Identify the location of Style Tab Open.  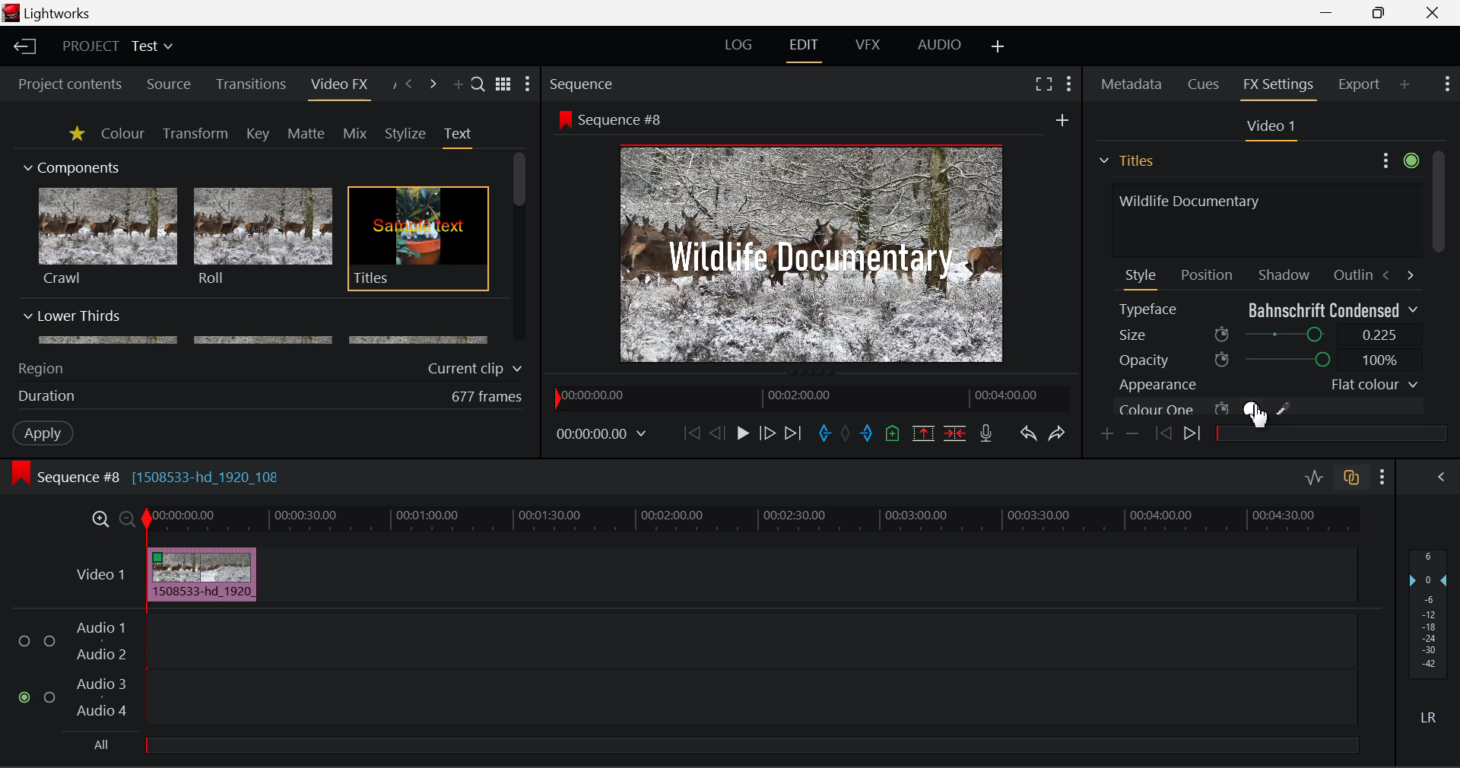
(1142, 278).